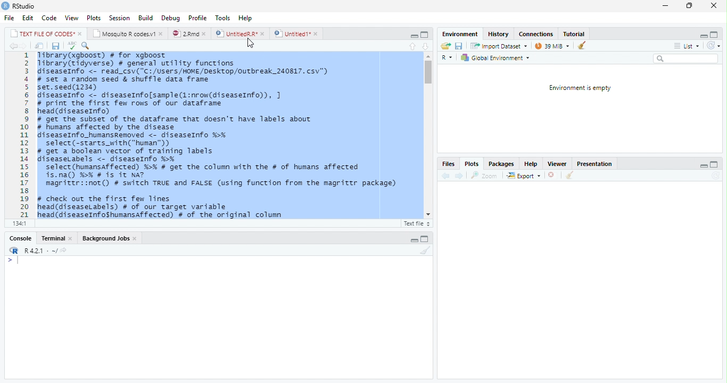 The width and height of the screenshot is (727, 383). Describe the element at coordinates (685, 59) in the screenshot. I see `Search` at that location.